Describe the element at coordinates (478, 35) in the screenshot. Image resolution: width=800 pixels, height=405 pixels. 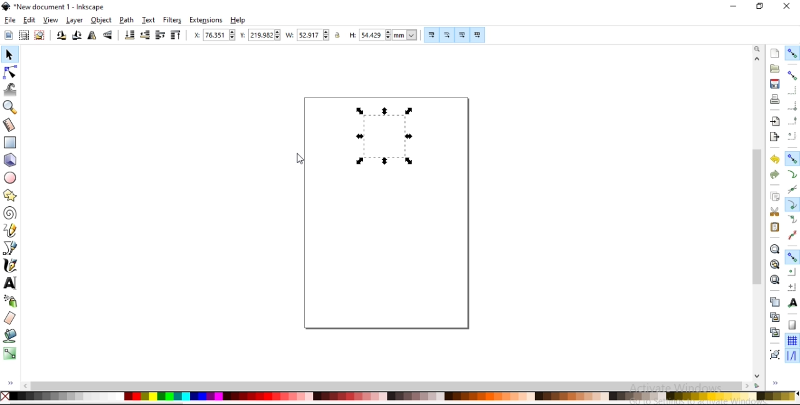
I see `move patterns along with object` at that location.